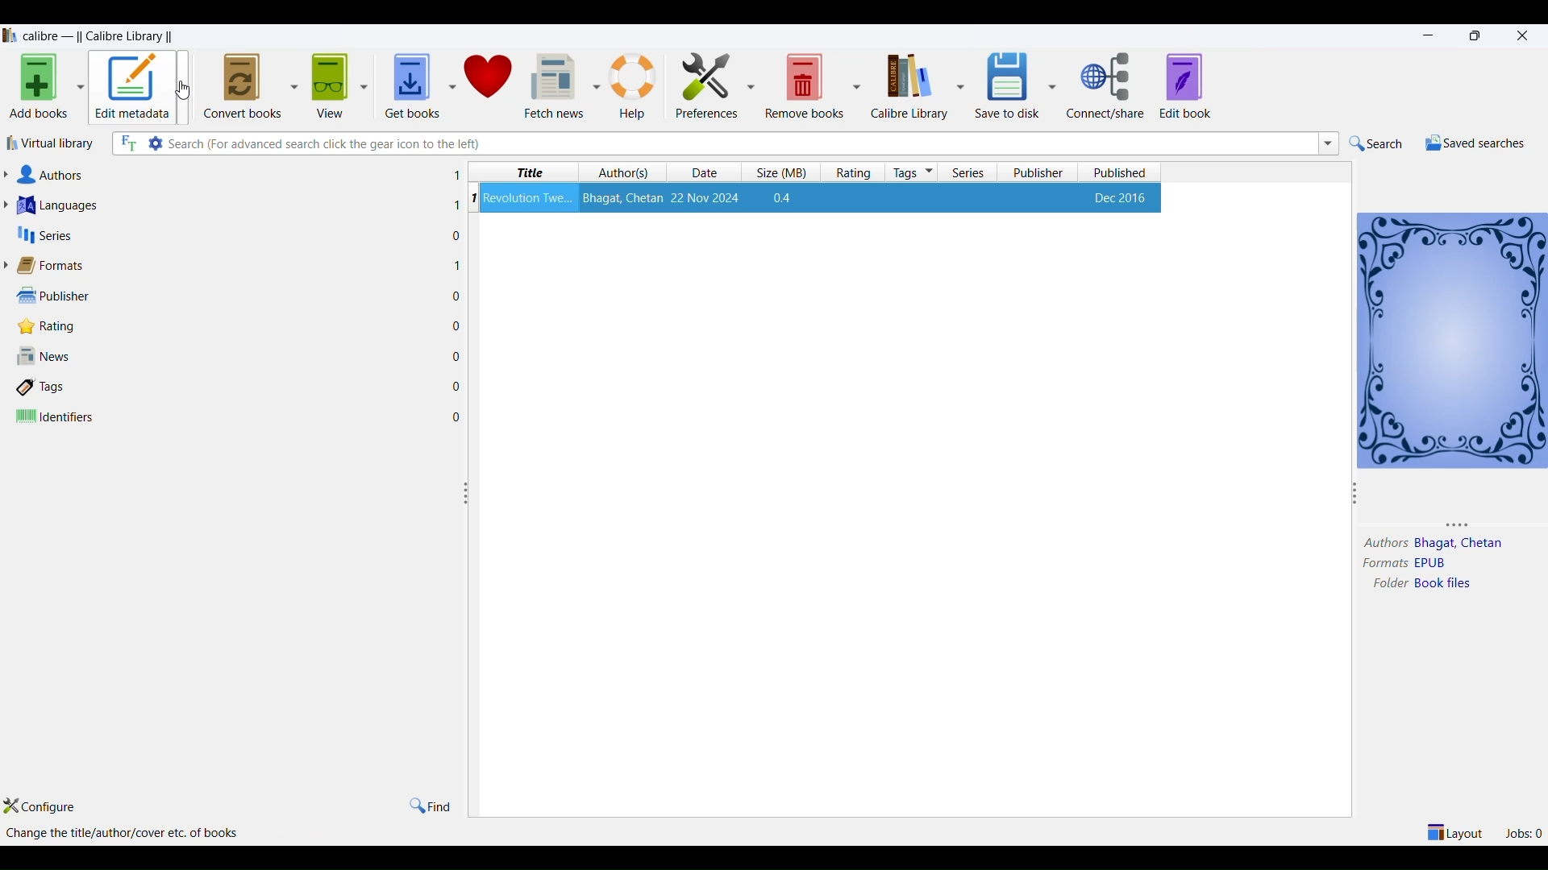  Describe the element at coordinates (187, 84) in the screenshot. I see `metadata options dropdown button` at that location.